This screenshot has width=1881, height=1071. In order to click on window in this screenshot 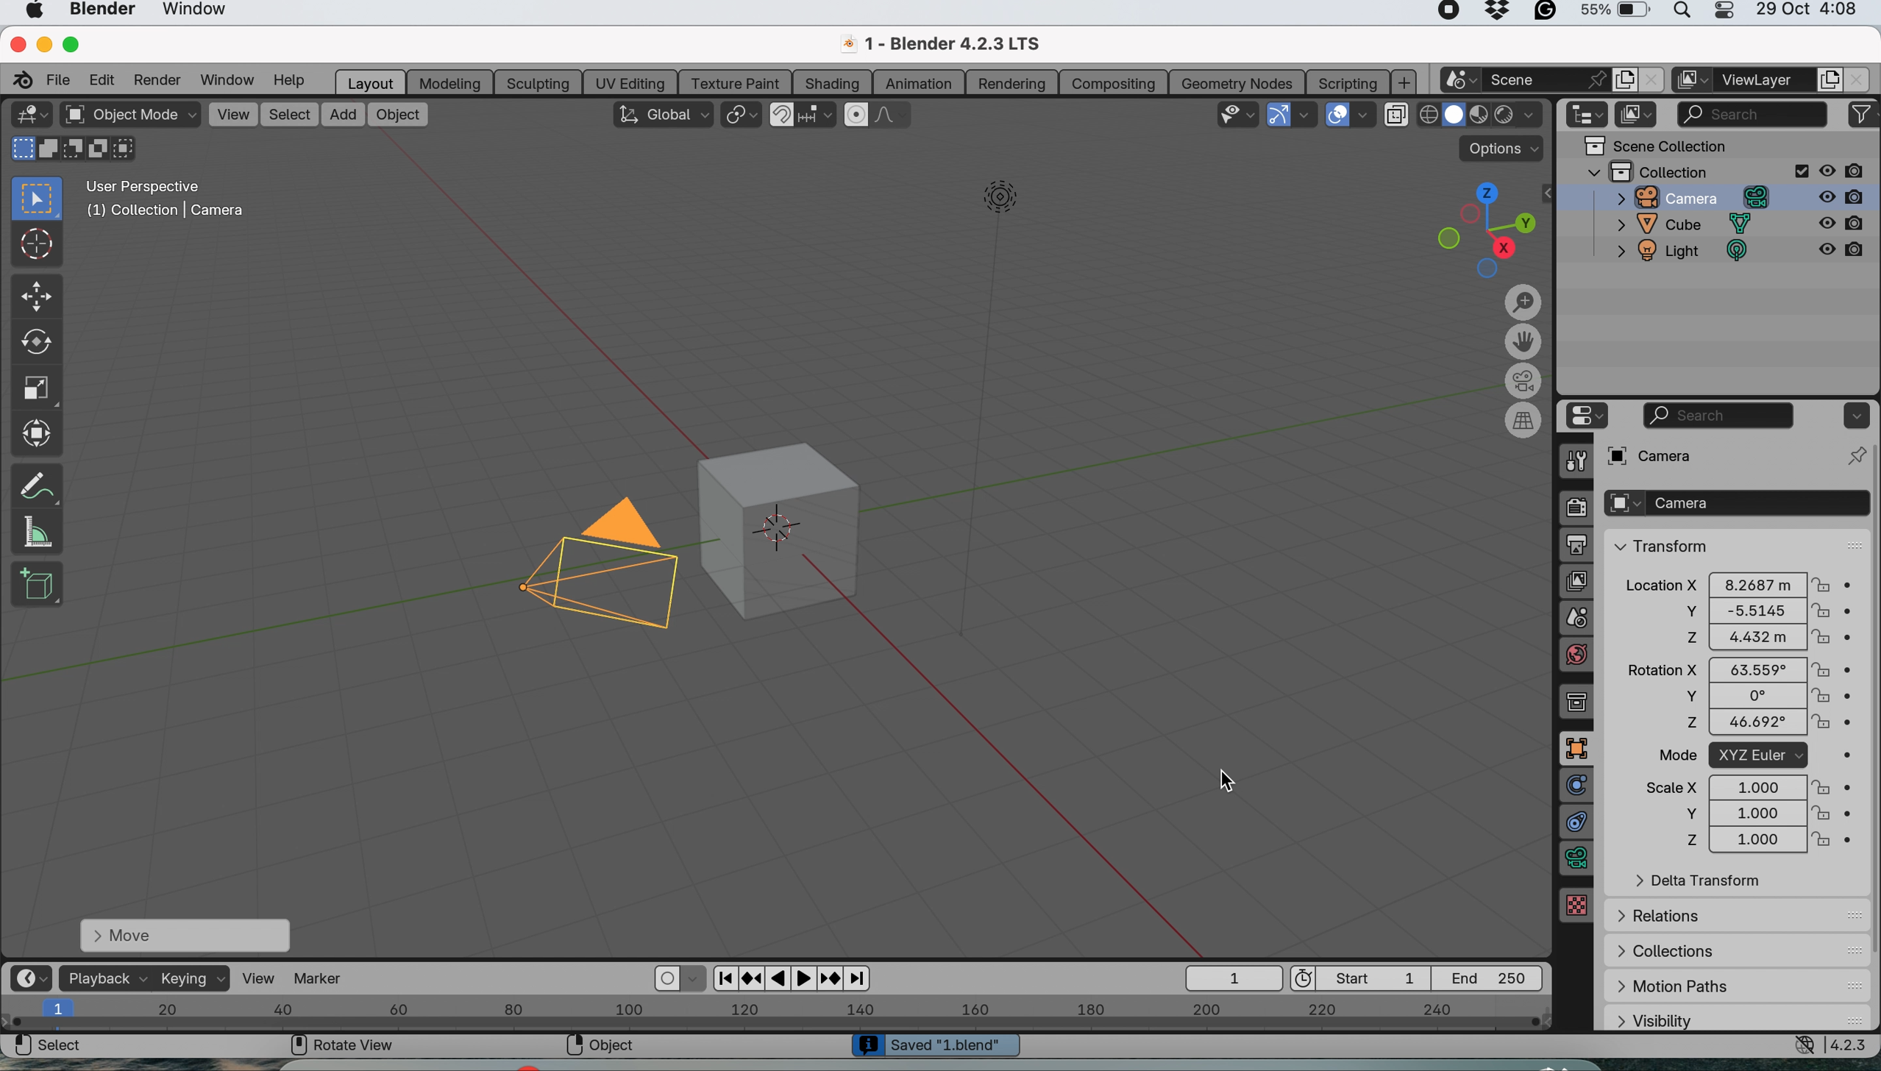, I will do `click(196, 12)`.